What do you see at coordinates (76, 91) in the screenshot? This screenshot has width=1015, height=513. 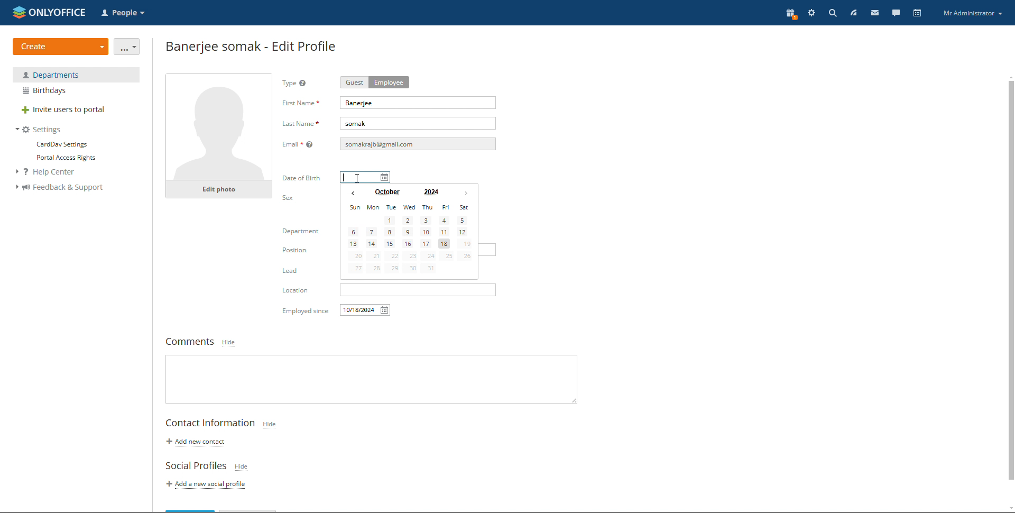 I see `birthdays` at bounding box center [76, 91].